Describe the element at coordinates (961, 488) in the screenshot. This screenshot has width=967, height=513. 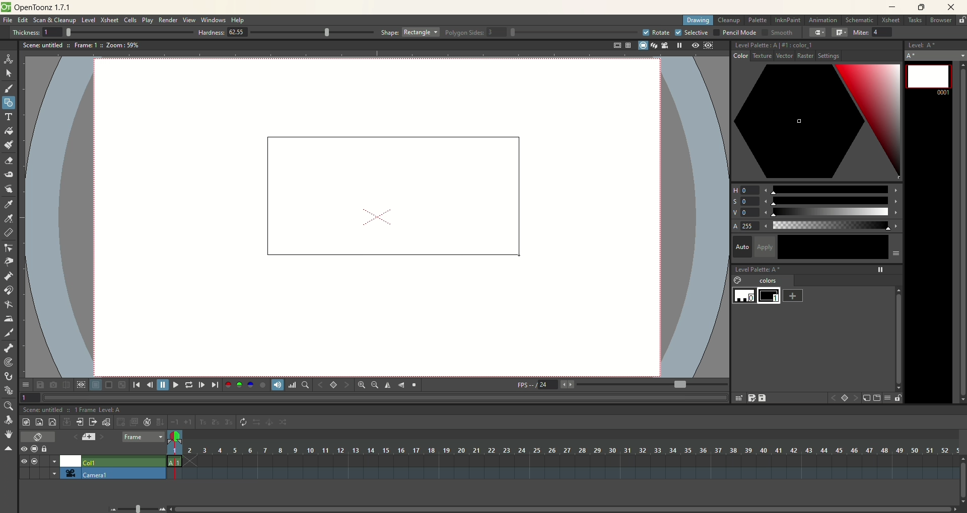
I see `vertical scrollbar` at that location.